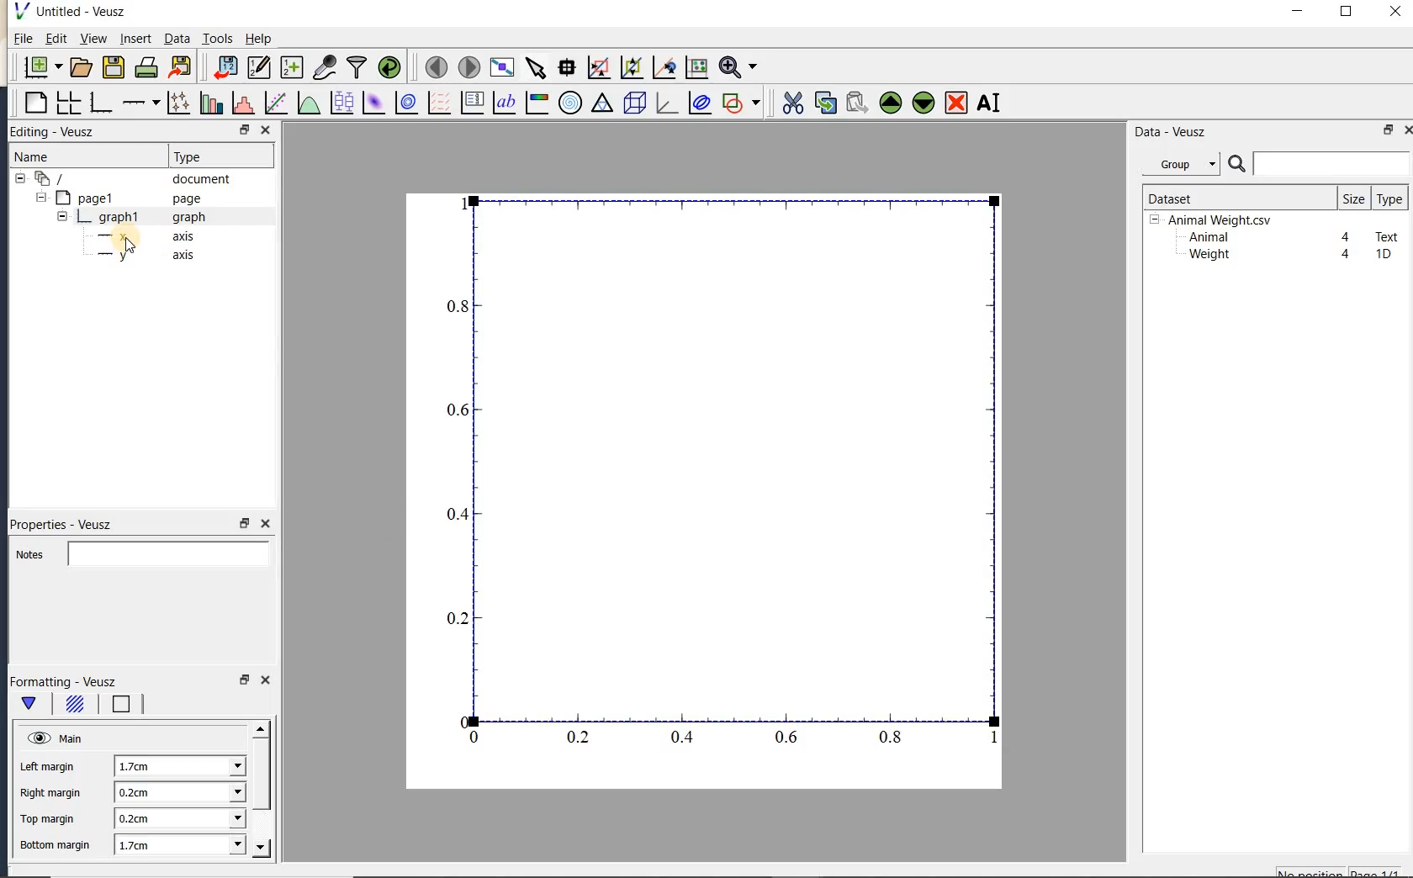 The image size is (1413, 878). Describe the element at coordinates (146, 67) in the screenshot. I see `print the document` at that location.